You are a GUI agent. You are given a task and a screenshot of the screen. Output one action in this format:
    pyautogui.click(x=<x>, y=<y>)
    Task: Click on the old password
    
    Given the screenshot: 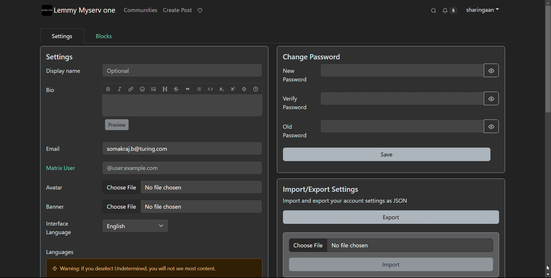 What is the action you would take?
    pyautogui.click(x=401, y=126)
    